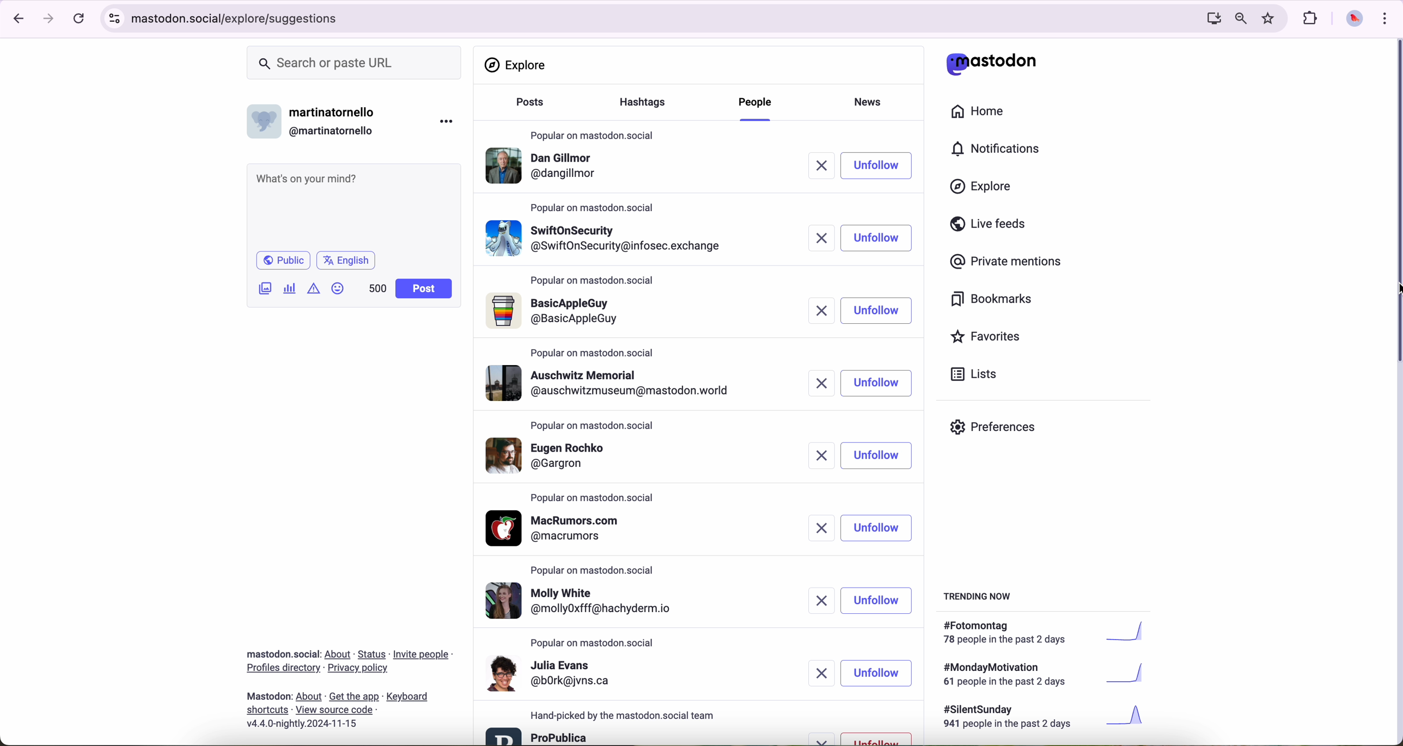 This screenshot has height=746, width=1403. Describe the element at coordinates (377, 288) in the screenshot. I see `500 characters` at that location.